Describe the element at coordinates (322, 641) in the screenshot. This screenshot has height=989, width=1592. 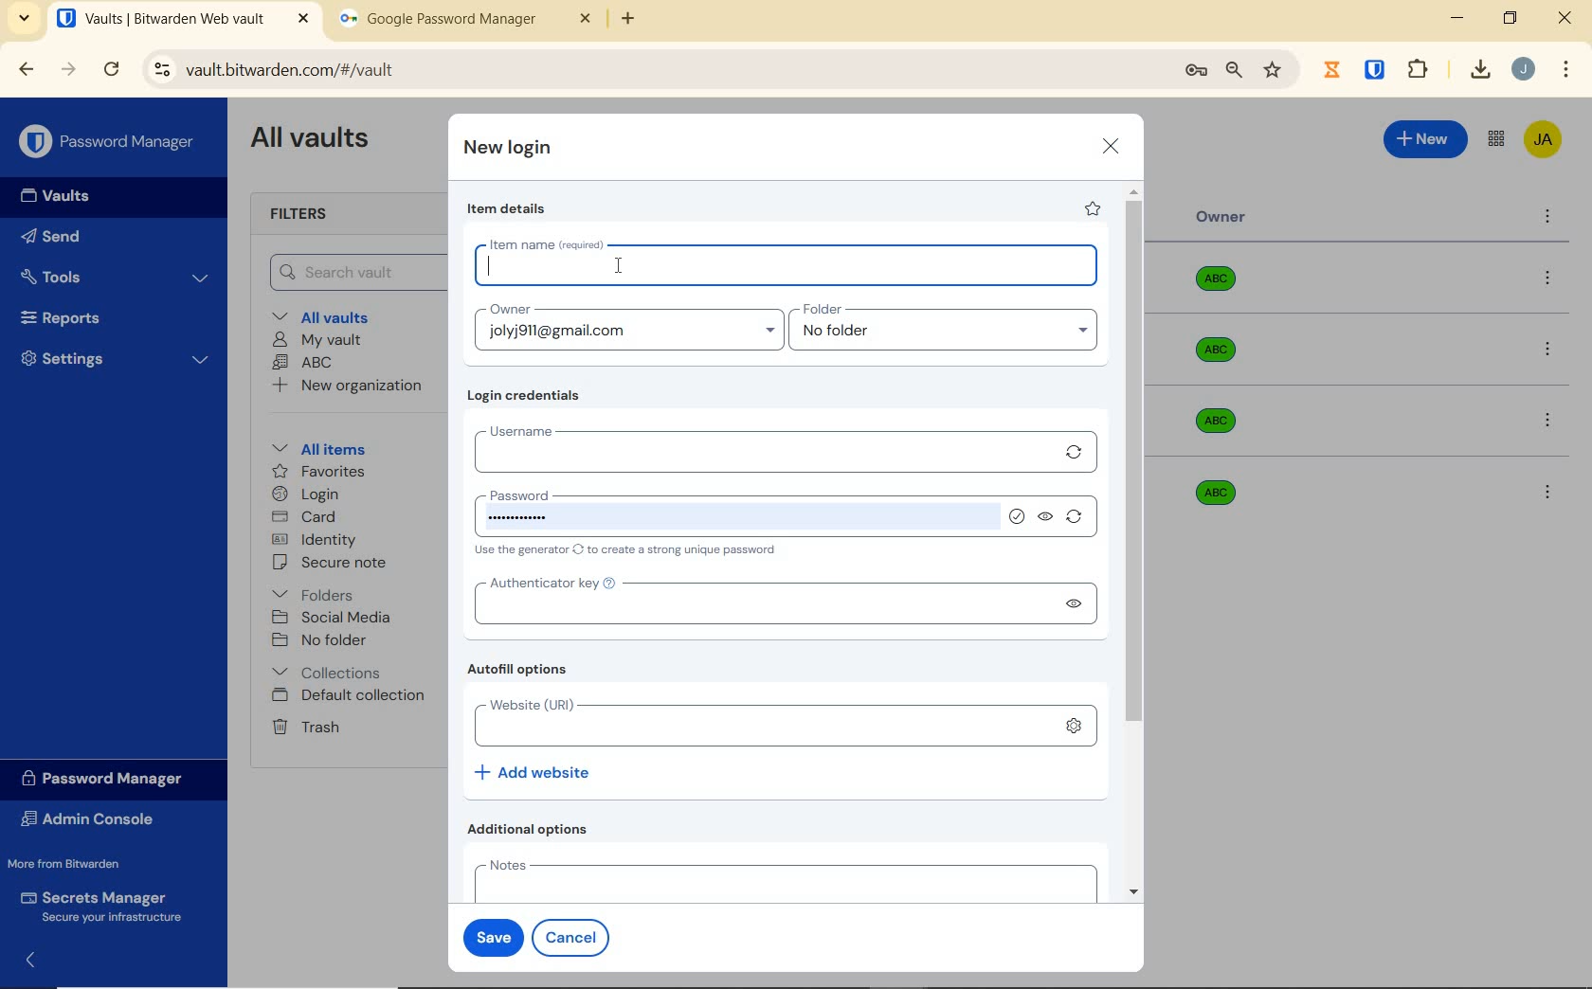
I see `No folder` at that location.